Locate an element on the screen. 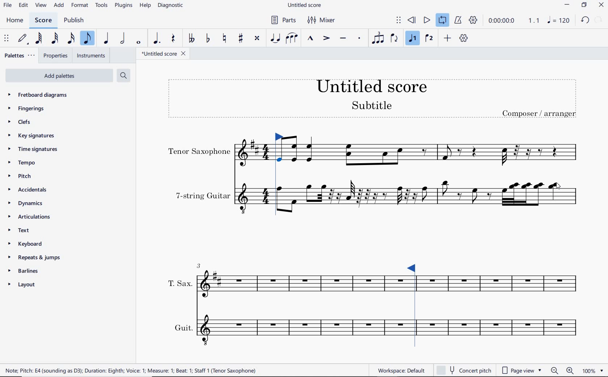 This screenshot has width=608, height=377. INSTRUMENT: 7-STRING GUITAR is located at coordinates (439, 197).